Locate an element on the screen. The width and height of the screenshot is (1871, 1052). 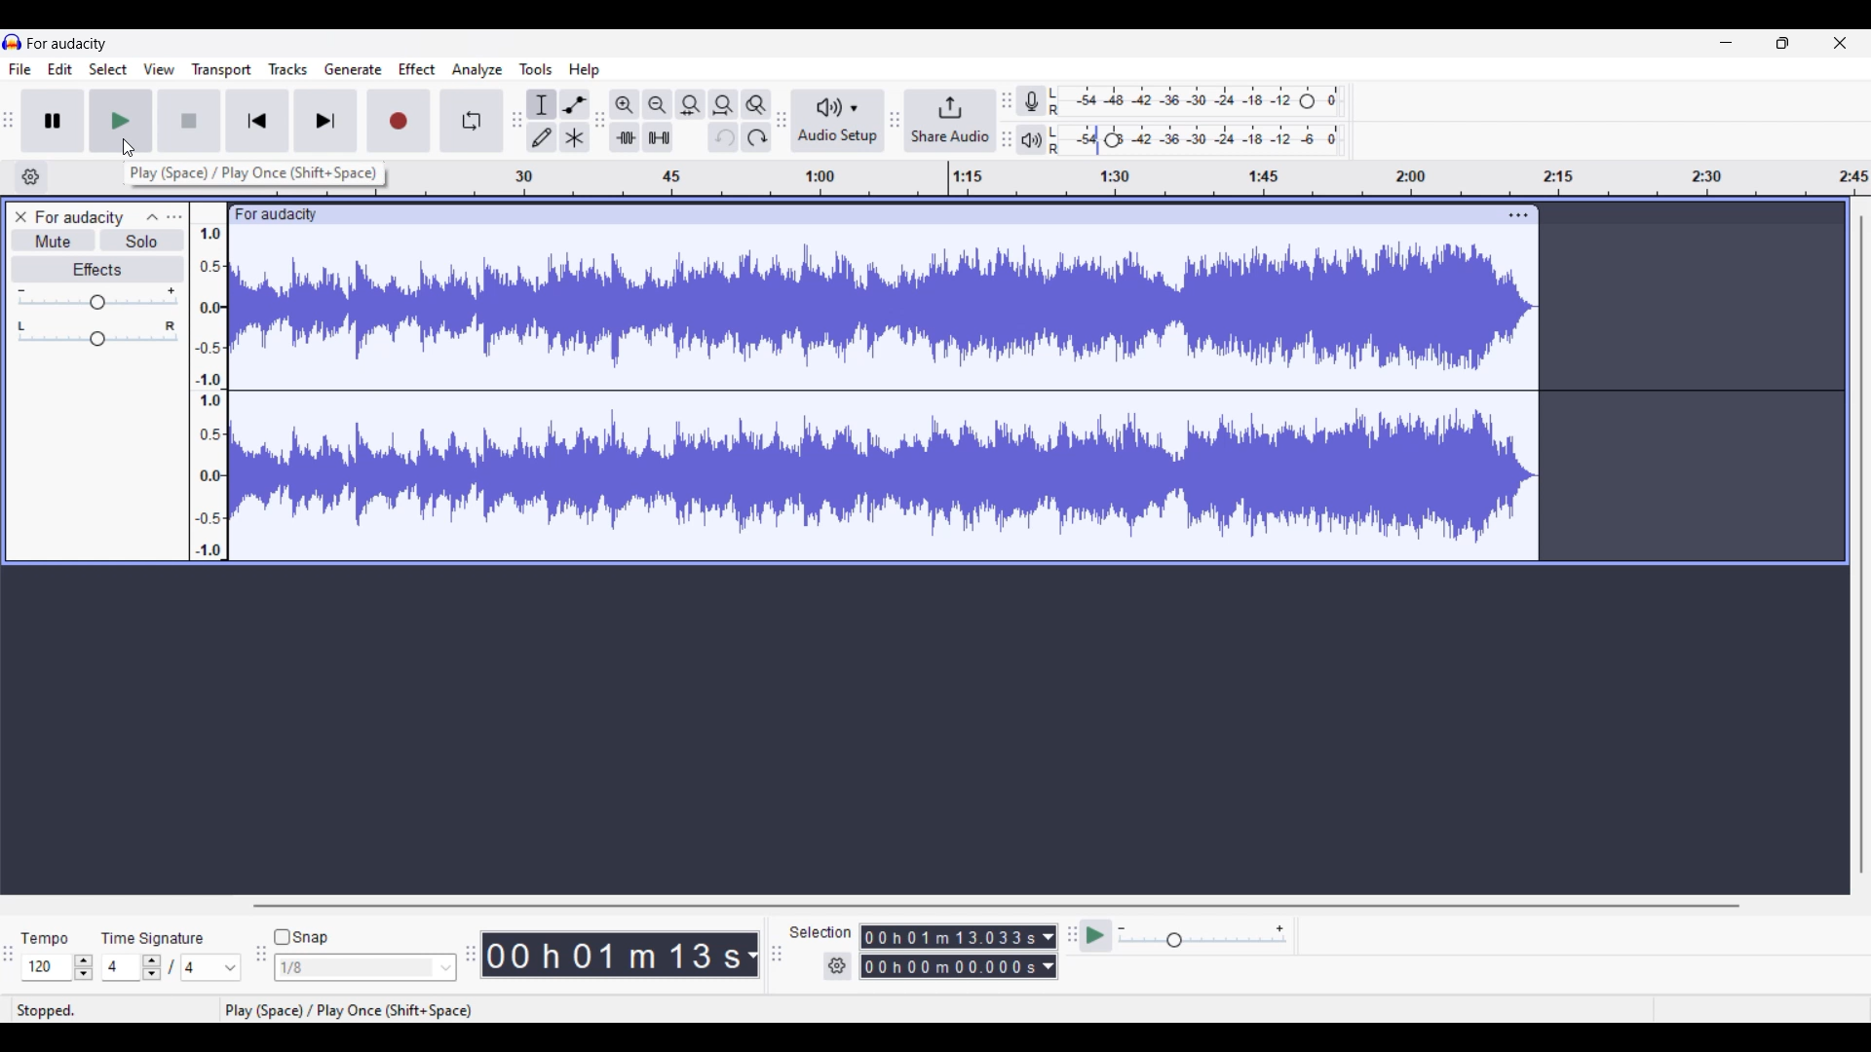
Multi tool is located at coordinates (575, 137).